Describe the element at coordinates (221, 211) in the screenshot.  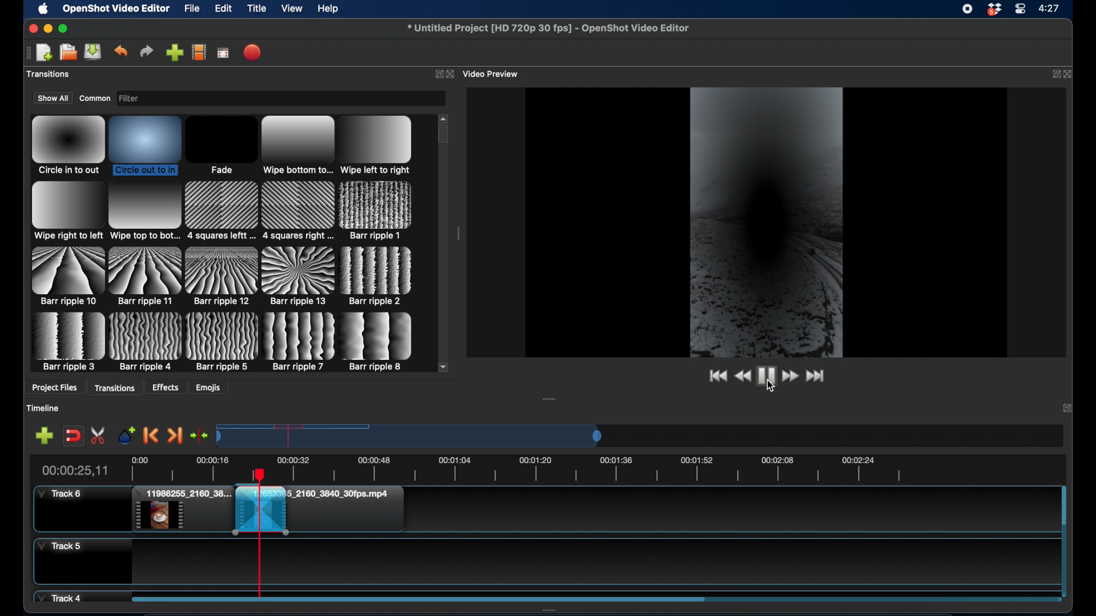
I see `transition` at that location.